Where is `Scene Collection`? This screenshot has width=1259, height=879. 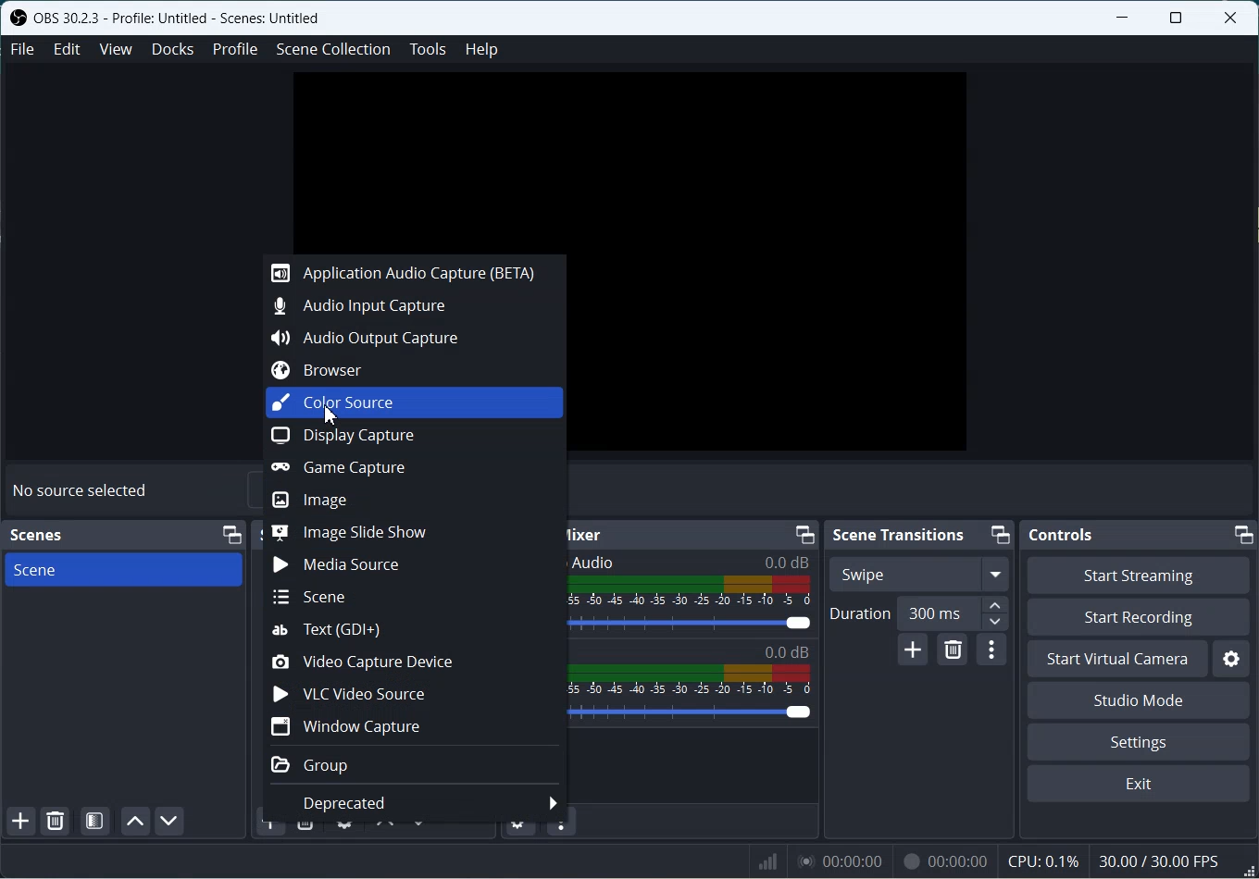 Scene Collection is located at coordinates (334, 50).